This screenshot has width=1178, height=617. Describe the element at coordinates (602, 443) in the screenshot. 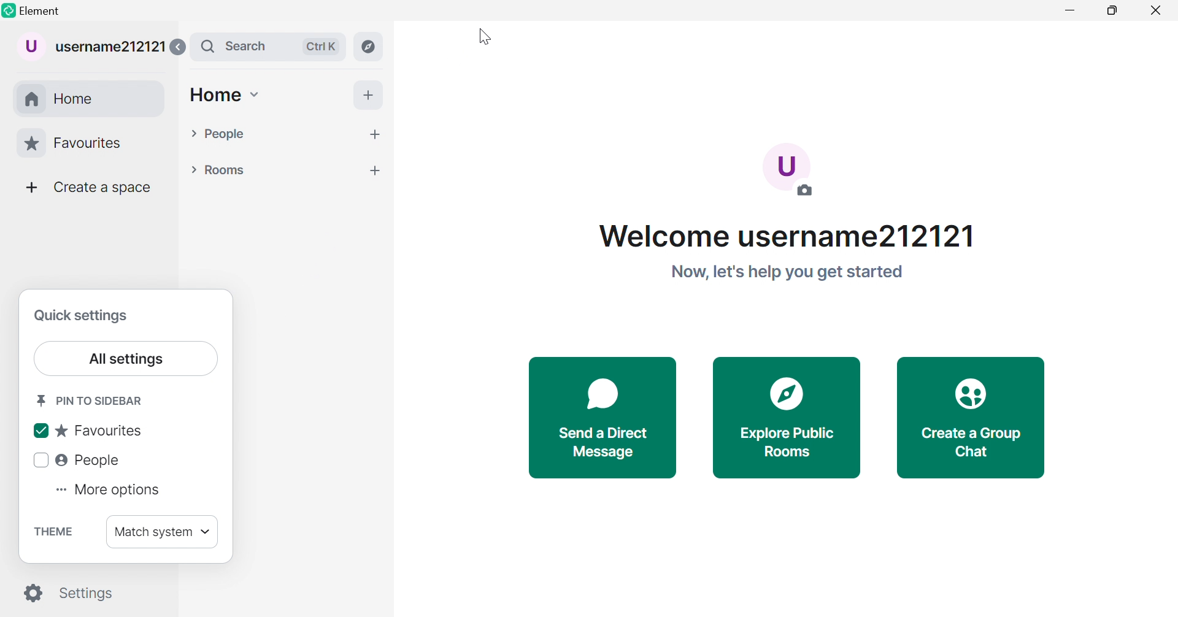

I see `Send a direct messsage` at that location.